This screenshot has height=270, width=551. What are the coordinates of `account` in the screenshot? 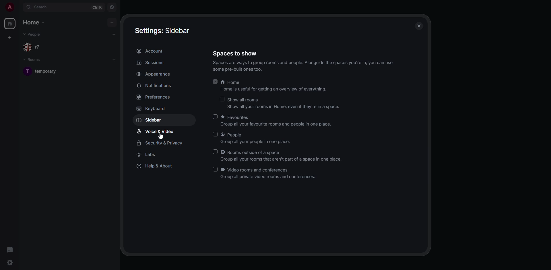 It's located at (151, 51).